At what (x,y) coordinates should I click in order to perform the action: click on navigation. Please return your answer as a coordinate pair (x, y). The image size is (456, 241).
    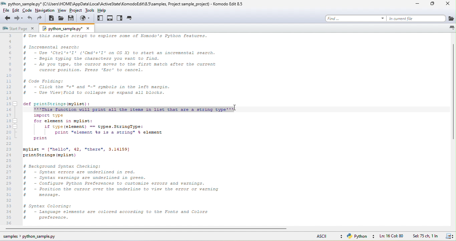
    Looking at the image, I should click on (45, 10).